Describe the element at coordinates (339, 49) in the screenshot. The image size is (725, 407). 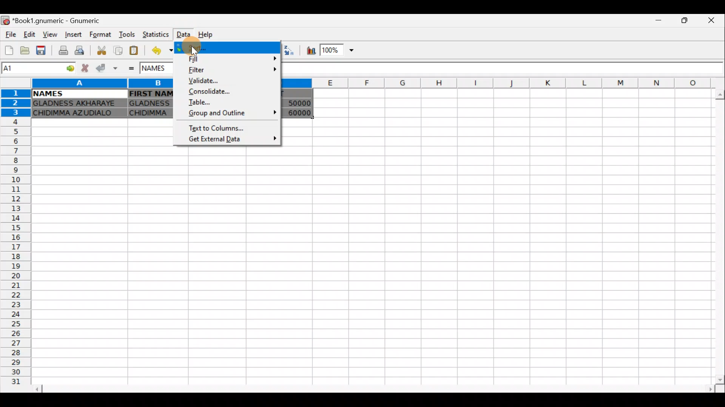
I see `Zoom` at that location.